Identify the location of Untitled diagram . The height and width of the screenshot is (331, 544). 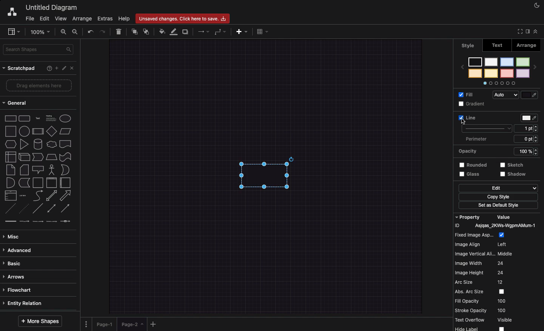
(52, 6).